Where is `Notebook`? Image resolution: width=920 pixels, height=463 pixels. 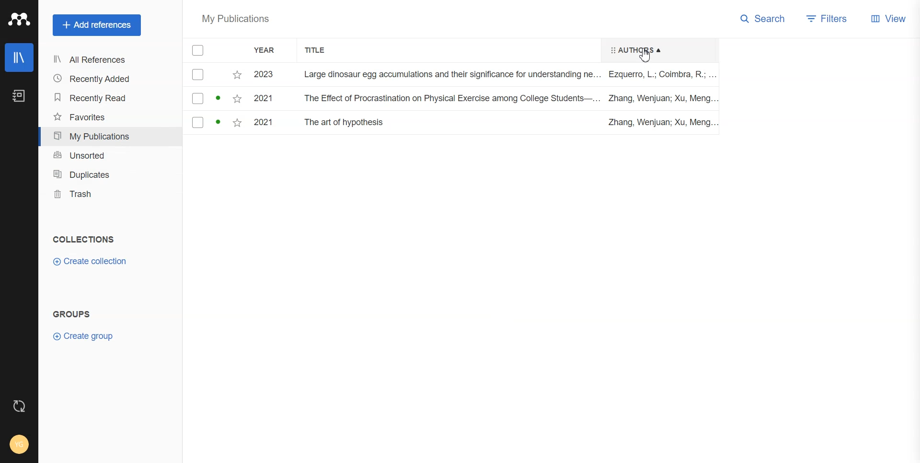 Notebook is located at coordinates (20, 96).